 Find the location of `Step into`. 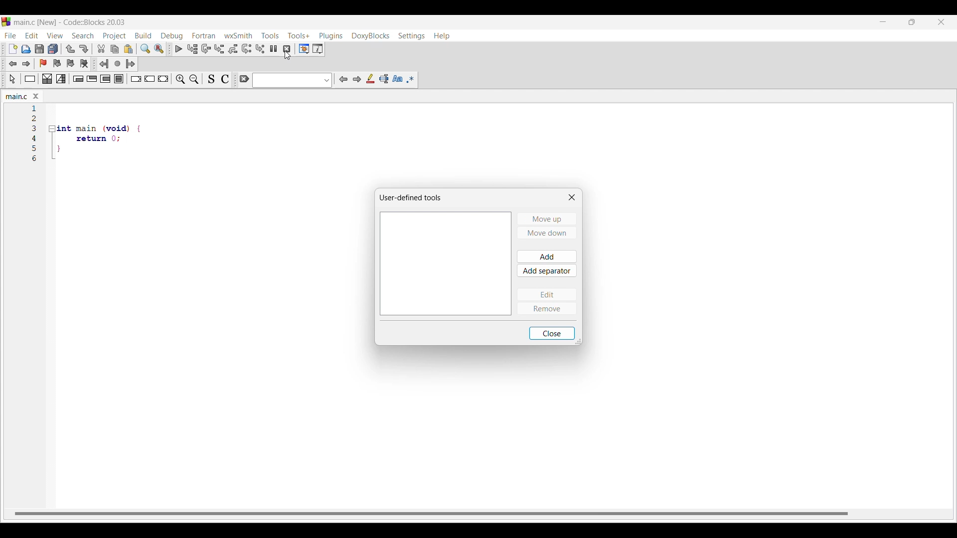

Step into is located at coordinates (219, 49).